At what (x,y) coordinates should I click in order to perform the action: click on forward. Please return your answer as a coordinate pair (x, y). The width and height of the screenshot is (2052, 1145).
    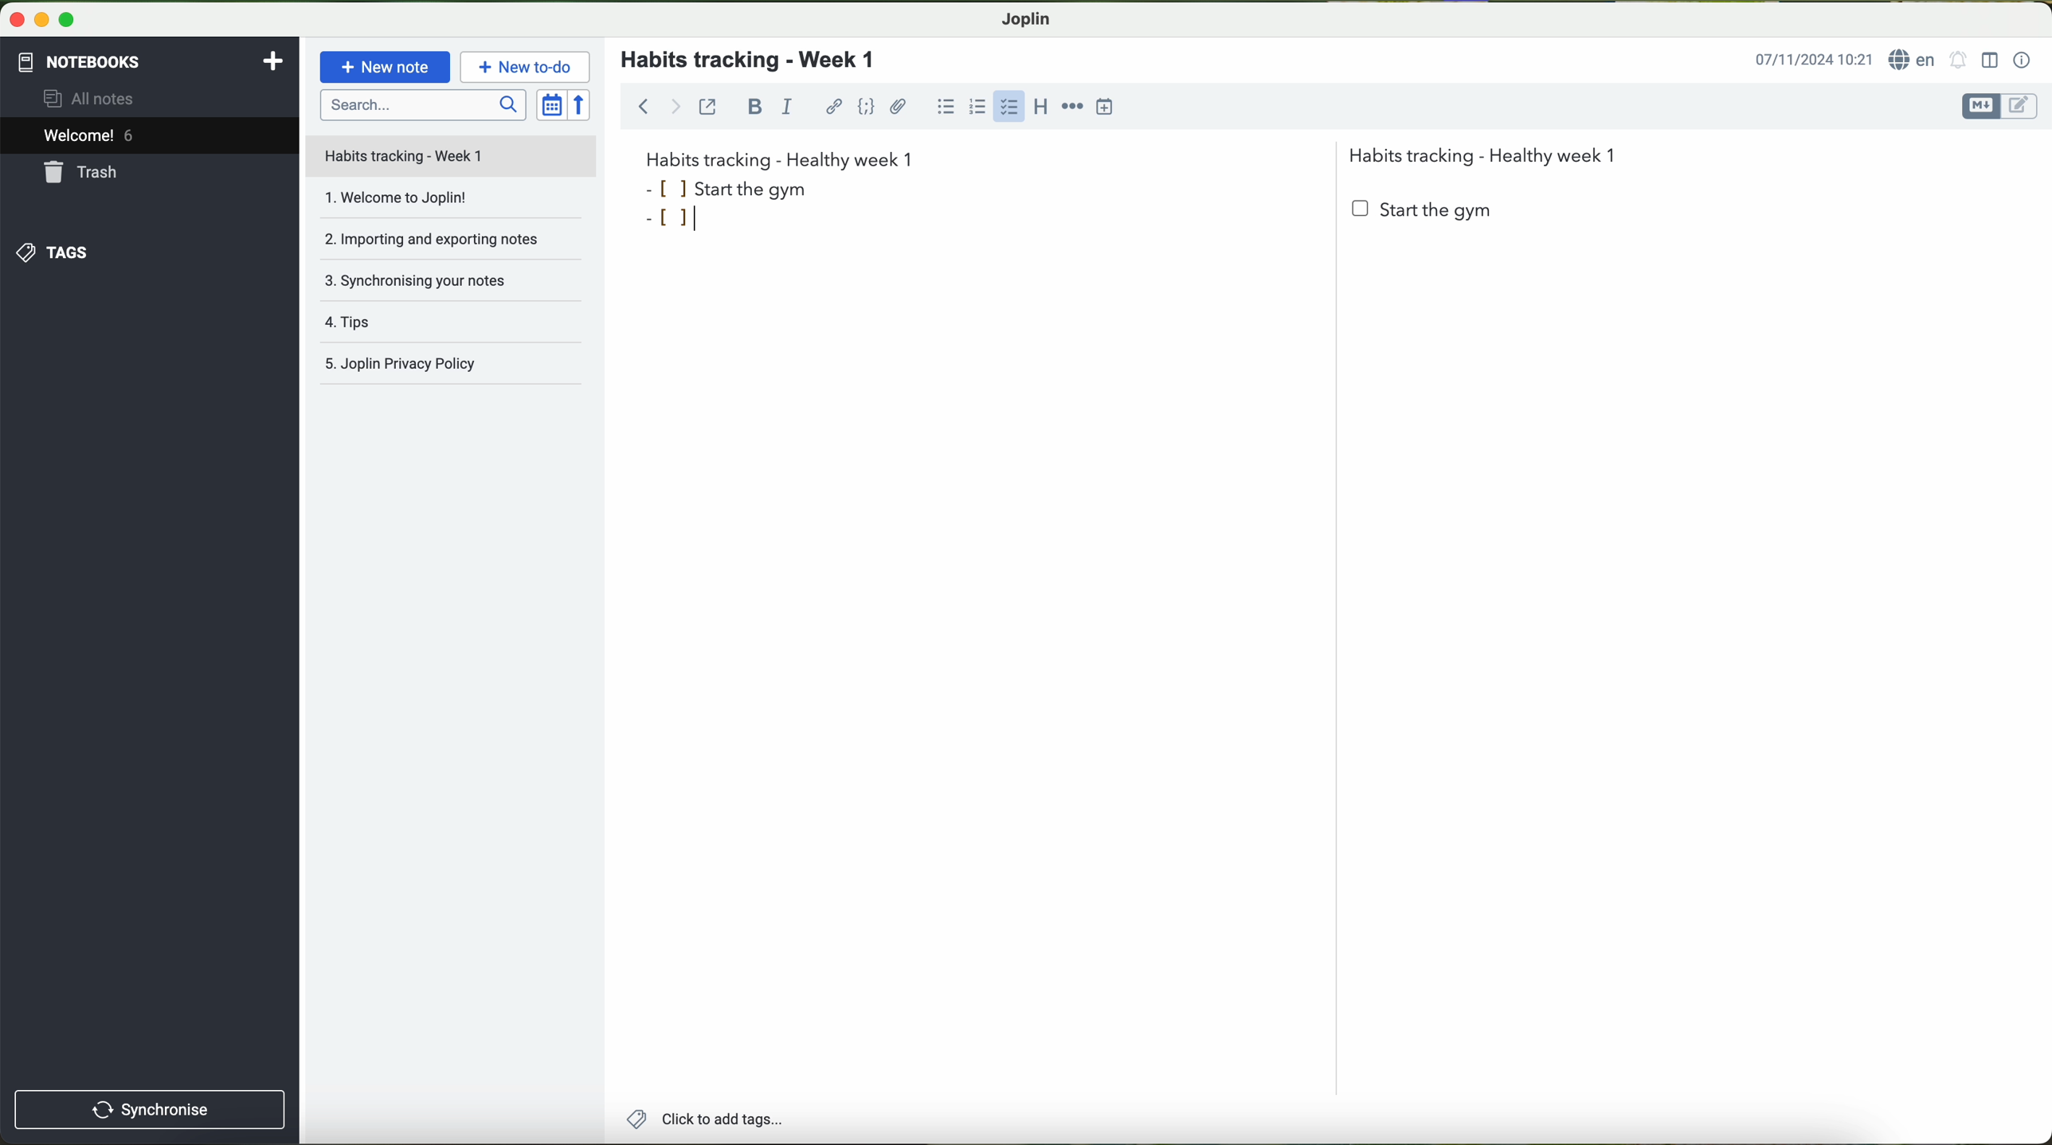
    Looking at the image, I should click on (676, 106).